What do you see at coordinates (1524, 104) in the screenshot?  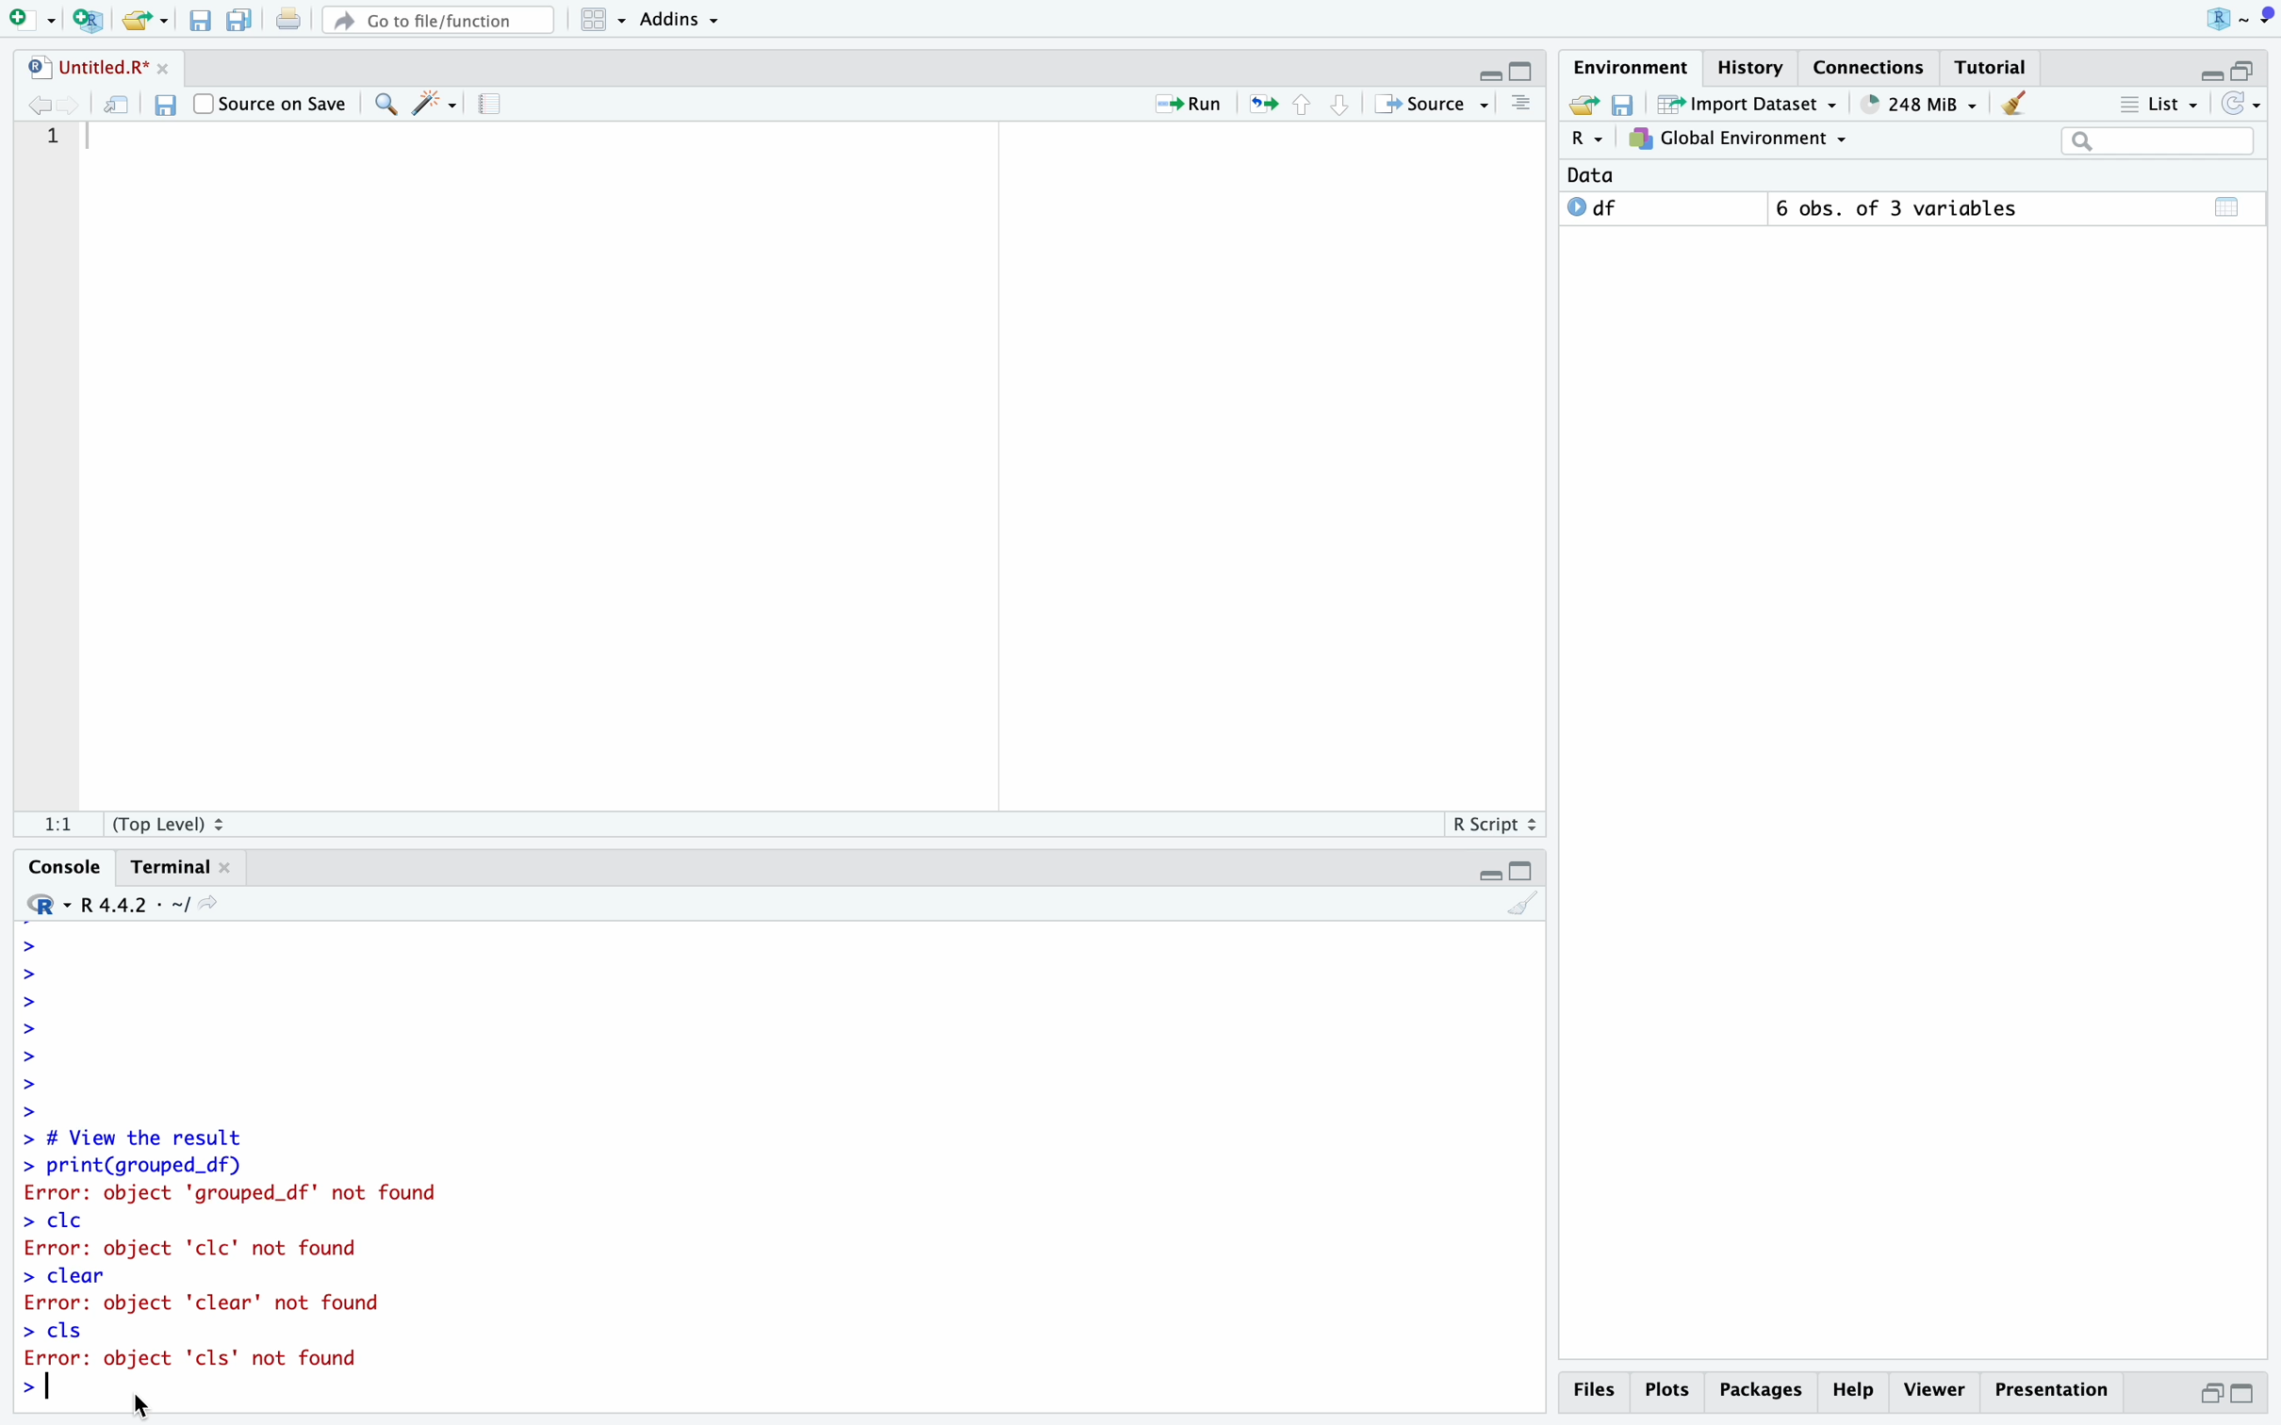 I see `Outlines` at bounding box center [1524, 104].